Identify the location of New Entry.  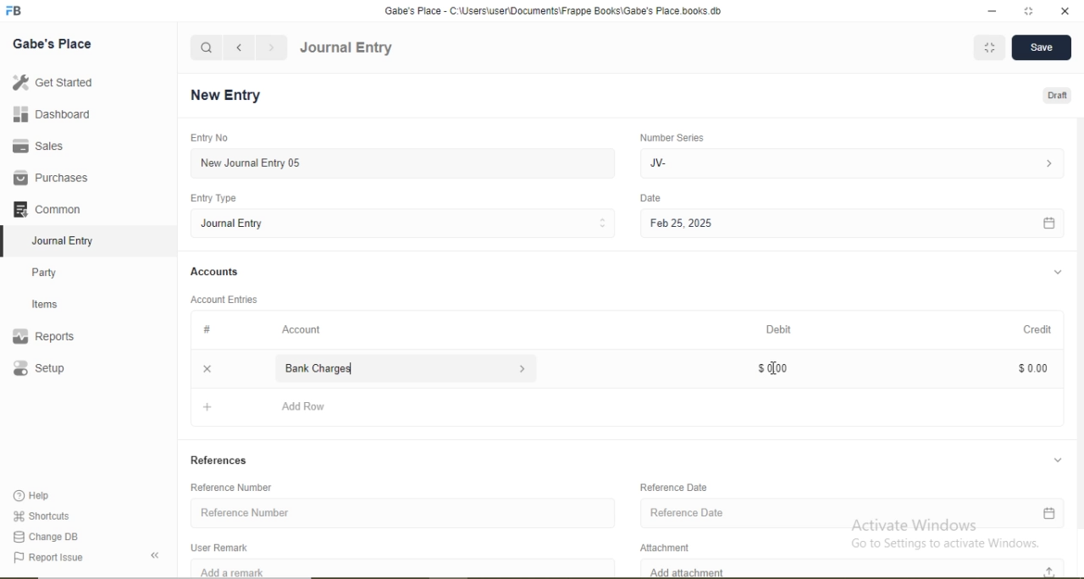
(230, 96).